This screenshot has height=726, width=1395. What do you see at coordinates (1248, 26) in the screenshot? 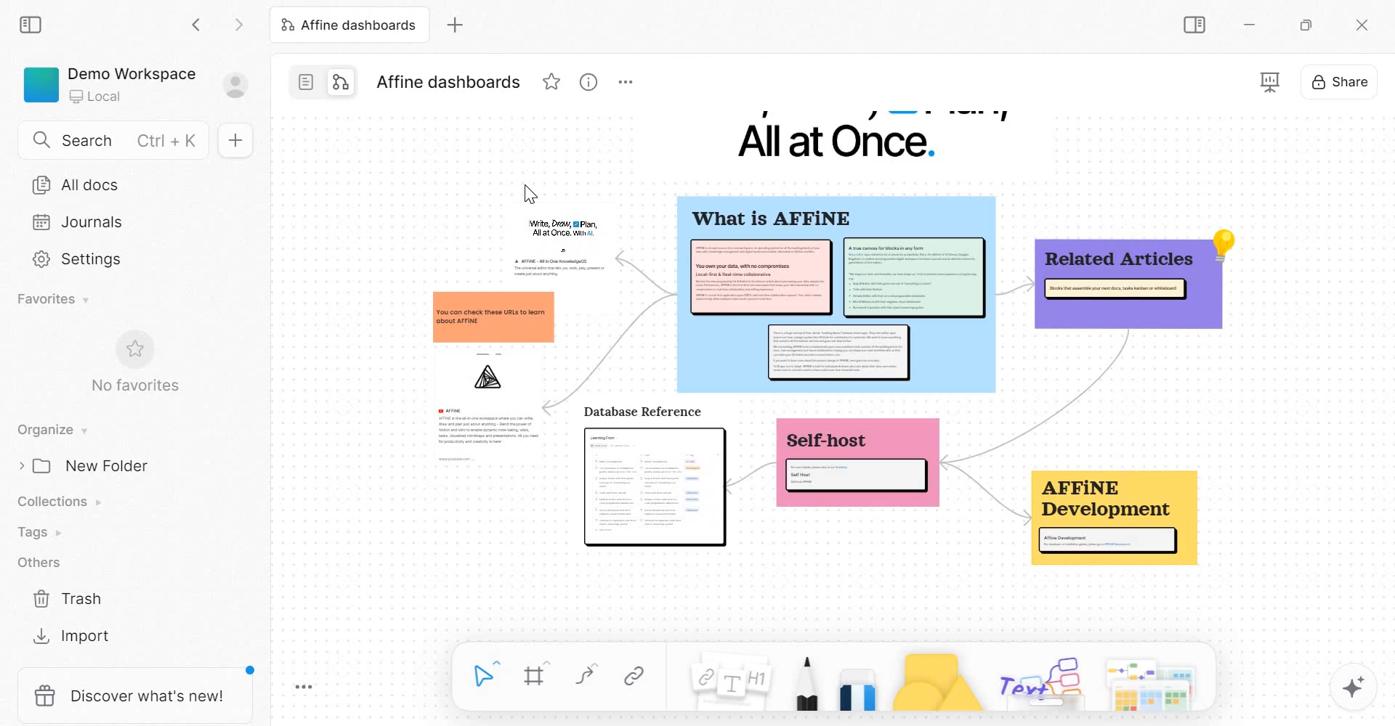
I see `Minimize` at bounding box center [1248, 26].